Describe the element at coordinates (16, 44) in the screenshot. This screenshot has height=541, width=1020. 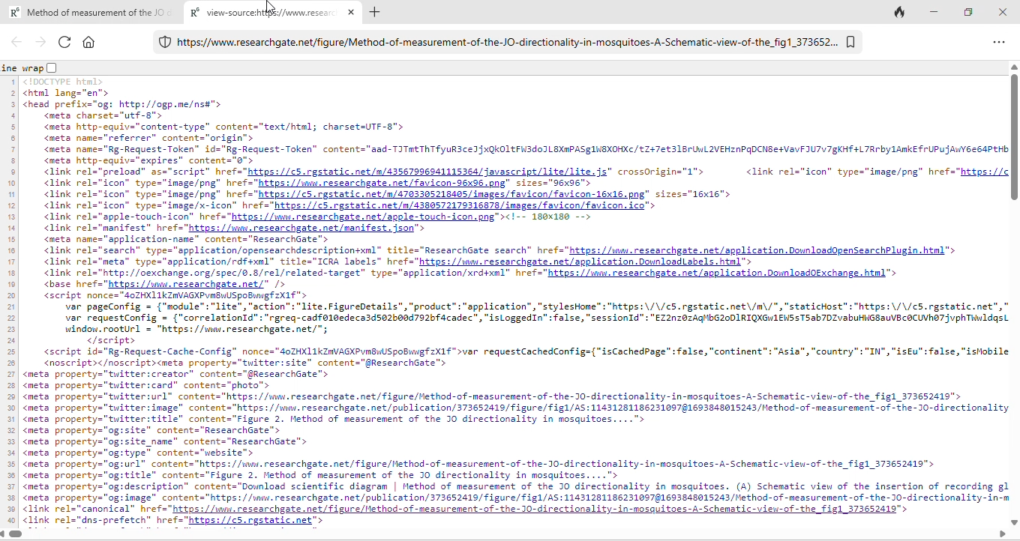
I see `back` at that location.